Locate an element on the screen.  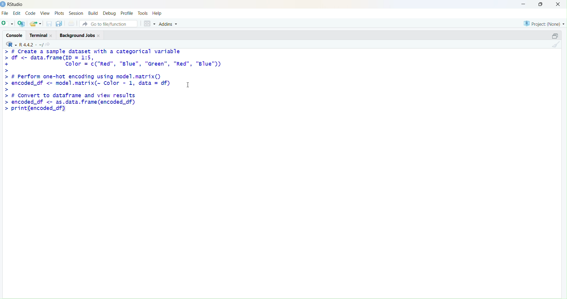
save is located at coordinates (50, 24).